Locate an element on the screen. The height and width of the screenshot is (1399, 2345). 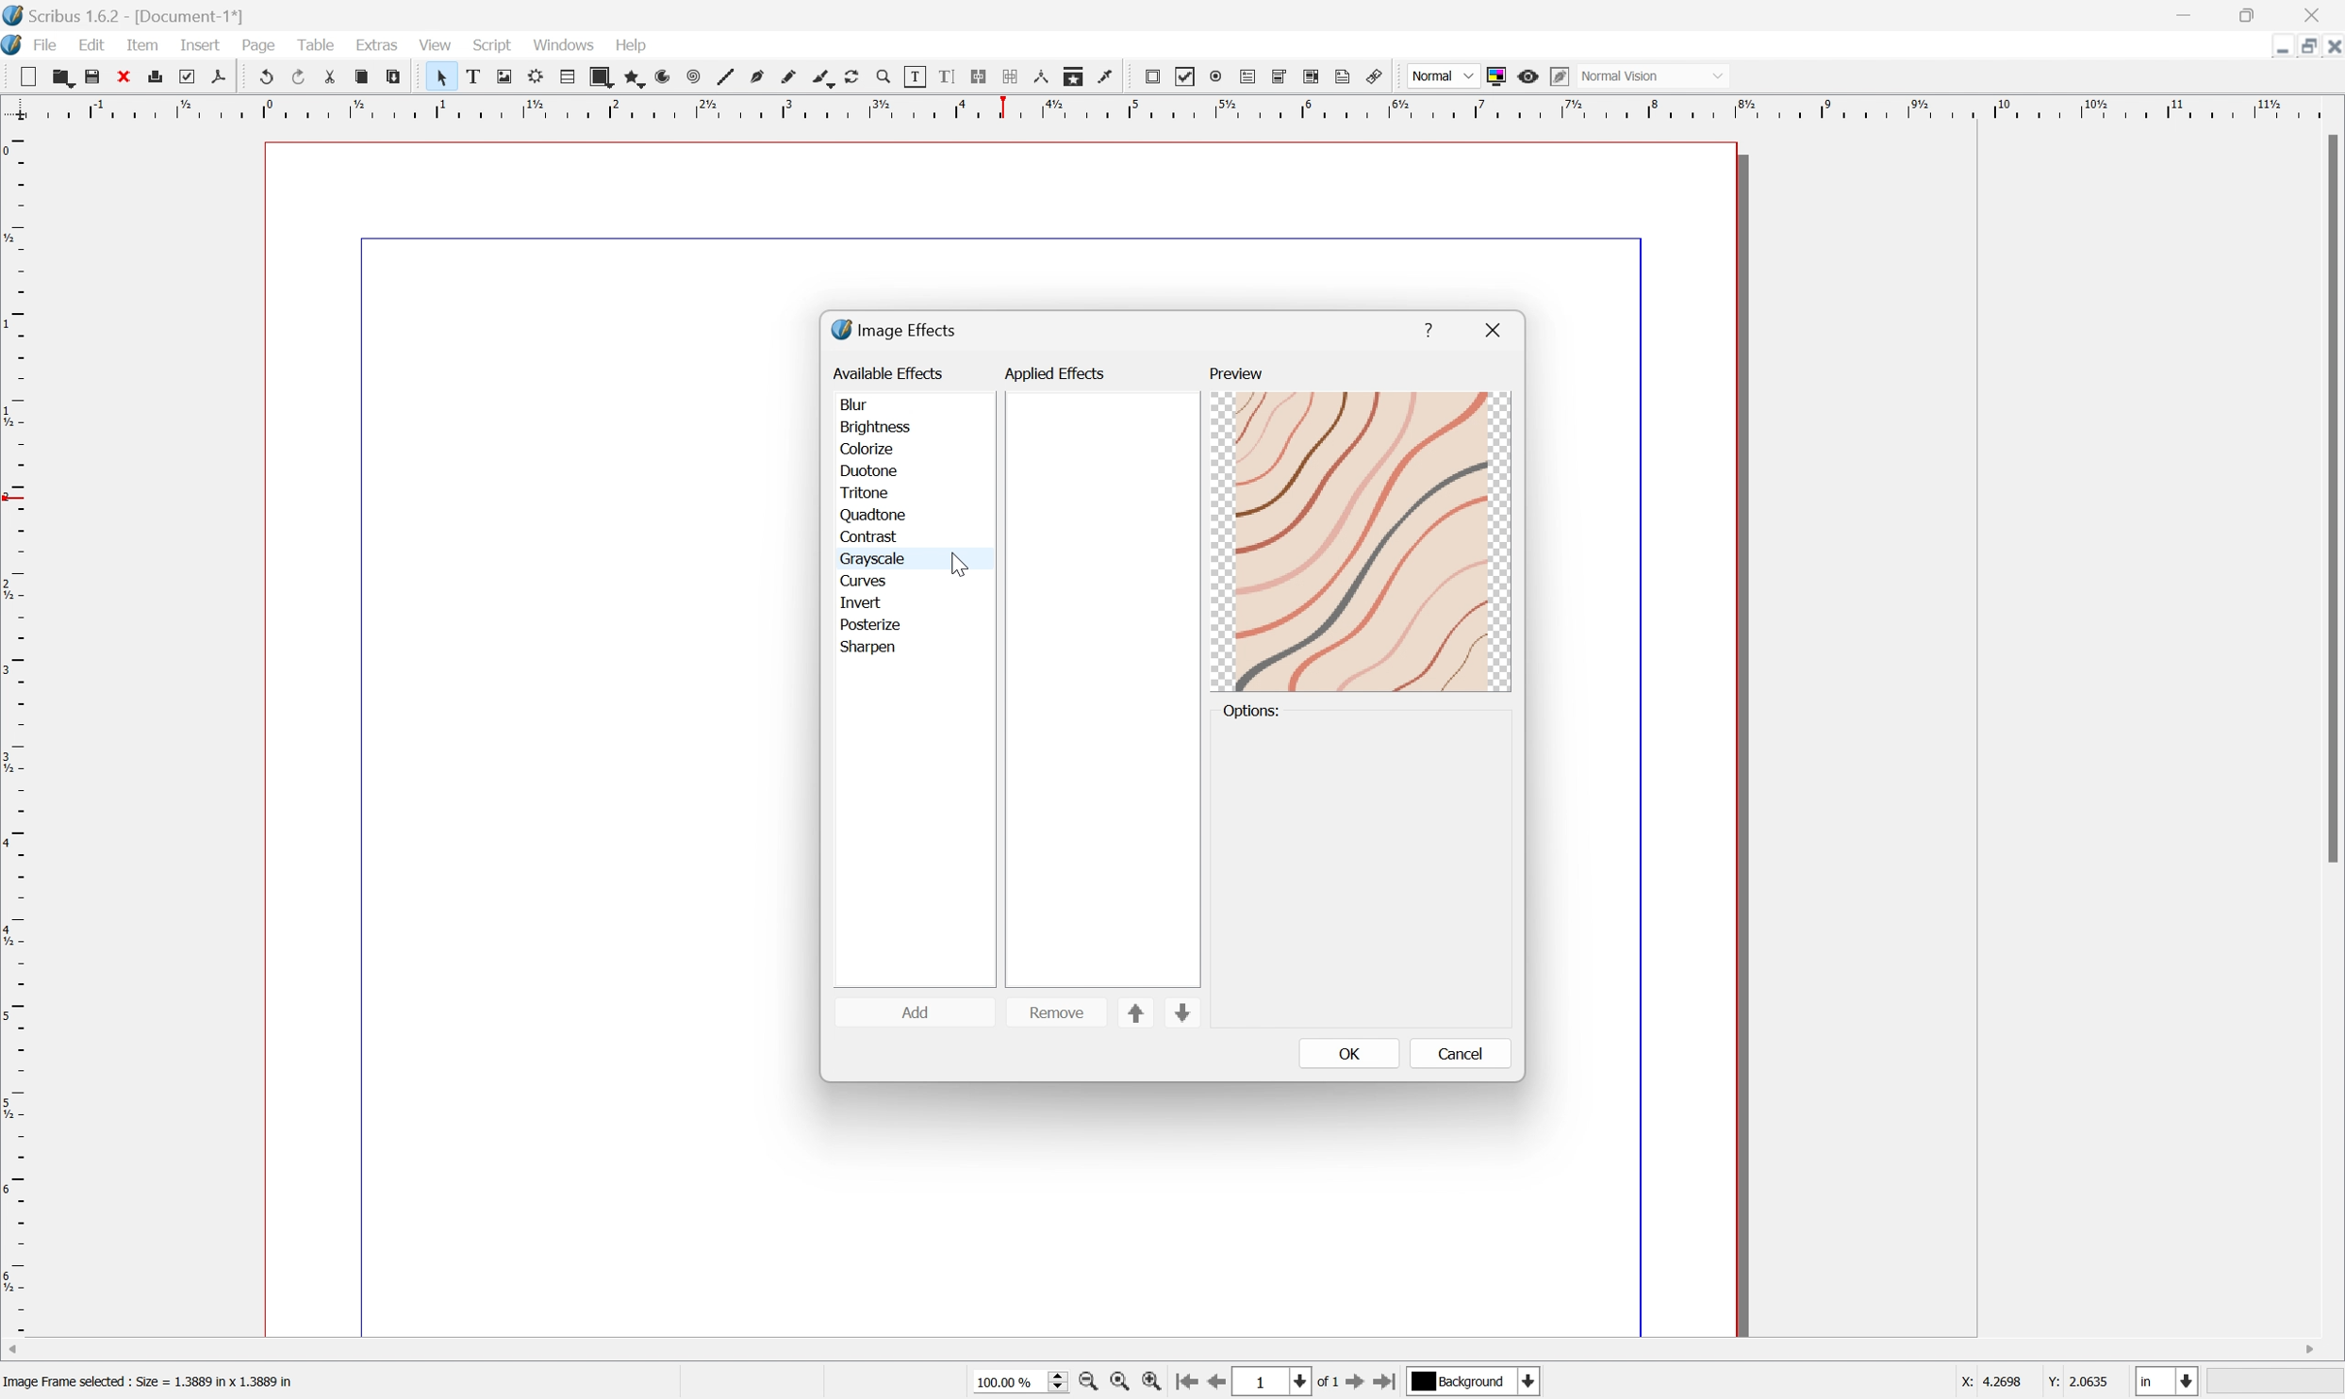
Bezier curve is located at coordinates (763, 78).